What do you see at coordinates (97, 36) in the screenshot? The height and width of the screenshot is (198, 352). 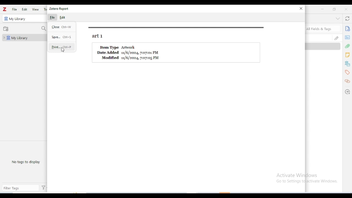 I see `art1` at bounding box center [97, 36].